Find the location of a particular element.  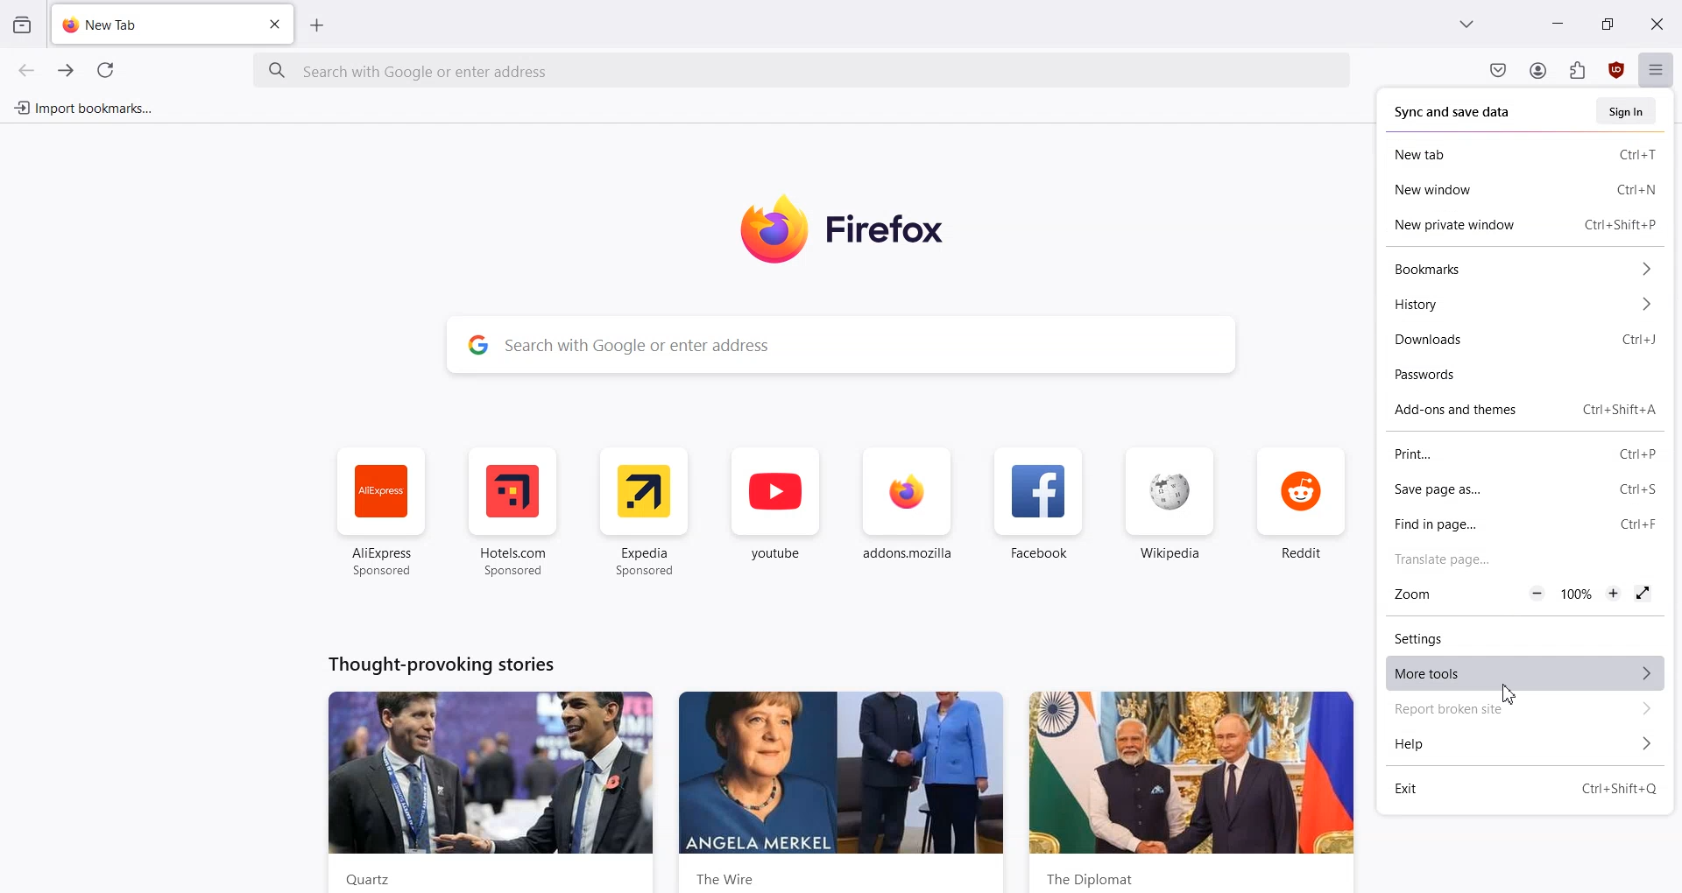

Hotel.com Sponsored is located at coordinates (517, 511).